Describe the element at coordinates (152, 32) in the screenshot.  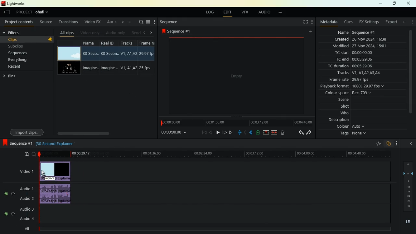
I see `right` at that location.